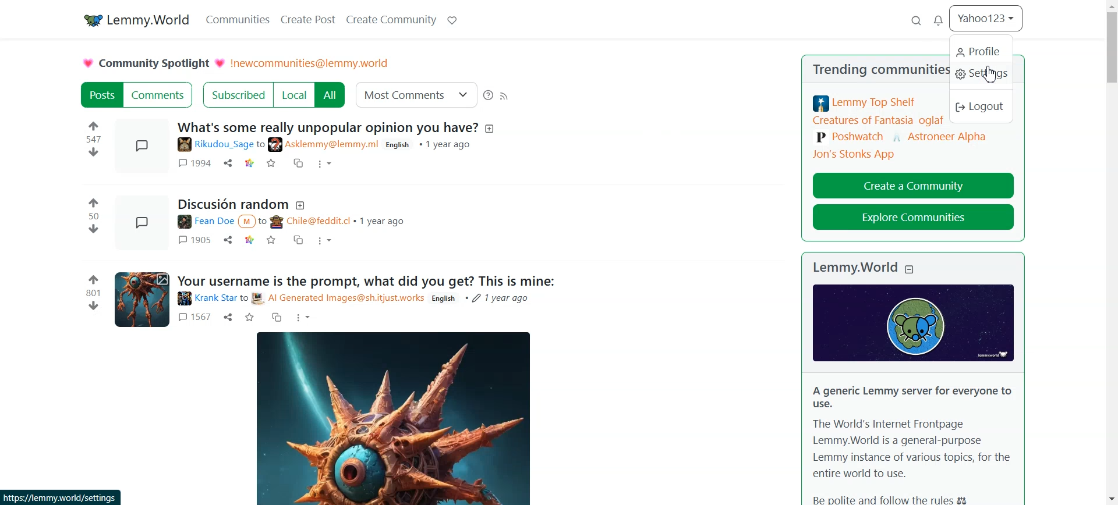 This screenshot has height=505, width=1118. Describe the element at coordinates (836, 69) in the screenshot. I see `trending ` at that location.